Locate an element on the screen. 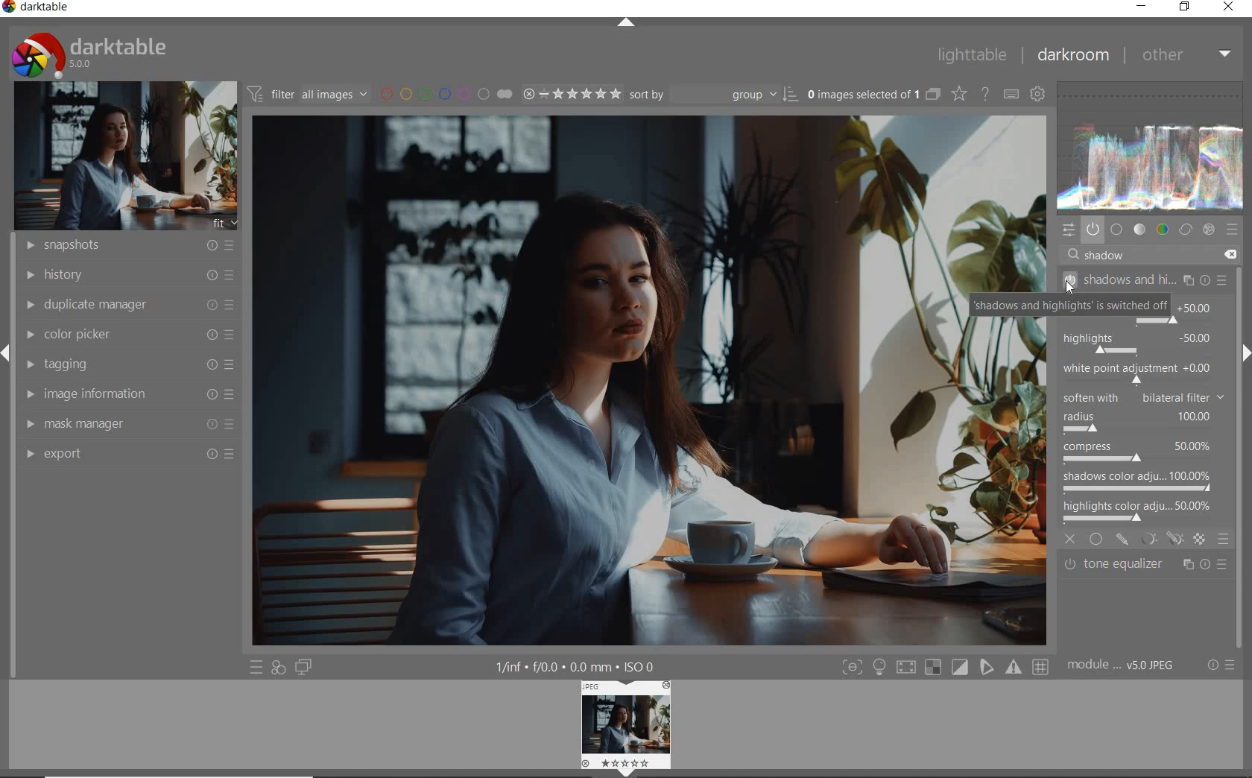 The image size is (1252, 778). reset or presets & preferences  is located at coordinates (1220, 665).